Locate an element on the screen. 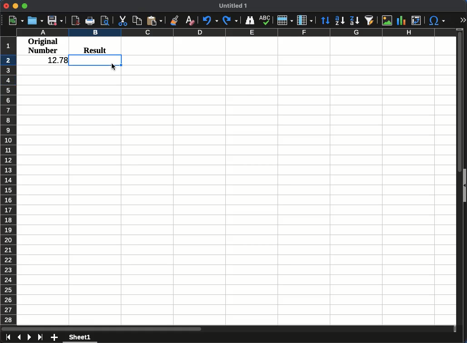 The height and width of the screenshot is (343, 467). print preview is located at coordinates (106, 21).